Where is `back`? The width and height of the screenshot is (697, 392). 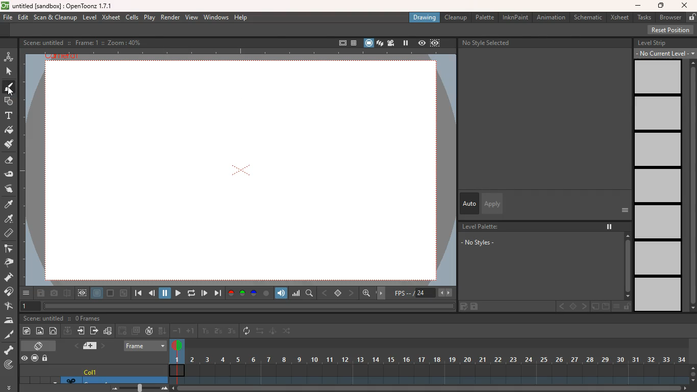 back is located at coordinates (153, 294).